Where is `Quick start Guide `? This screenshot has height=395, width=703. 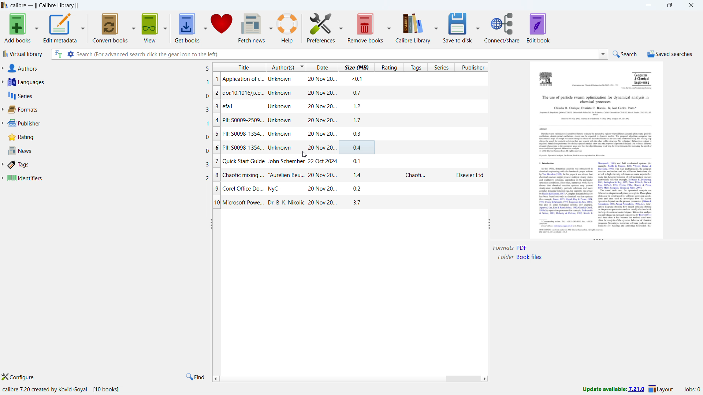 Quick start Guide  is located at coordinates (352, 161).